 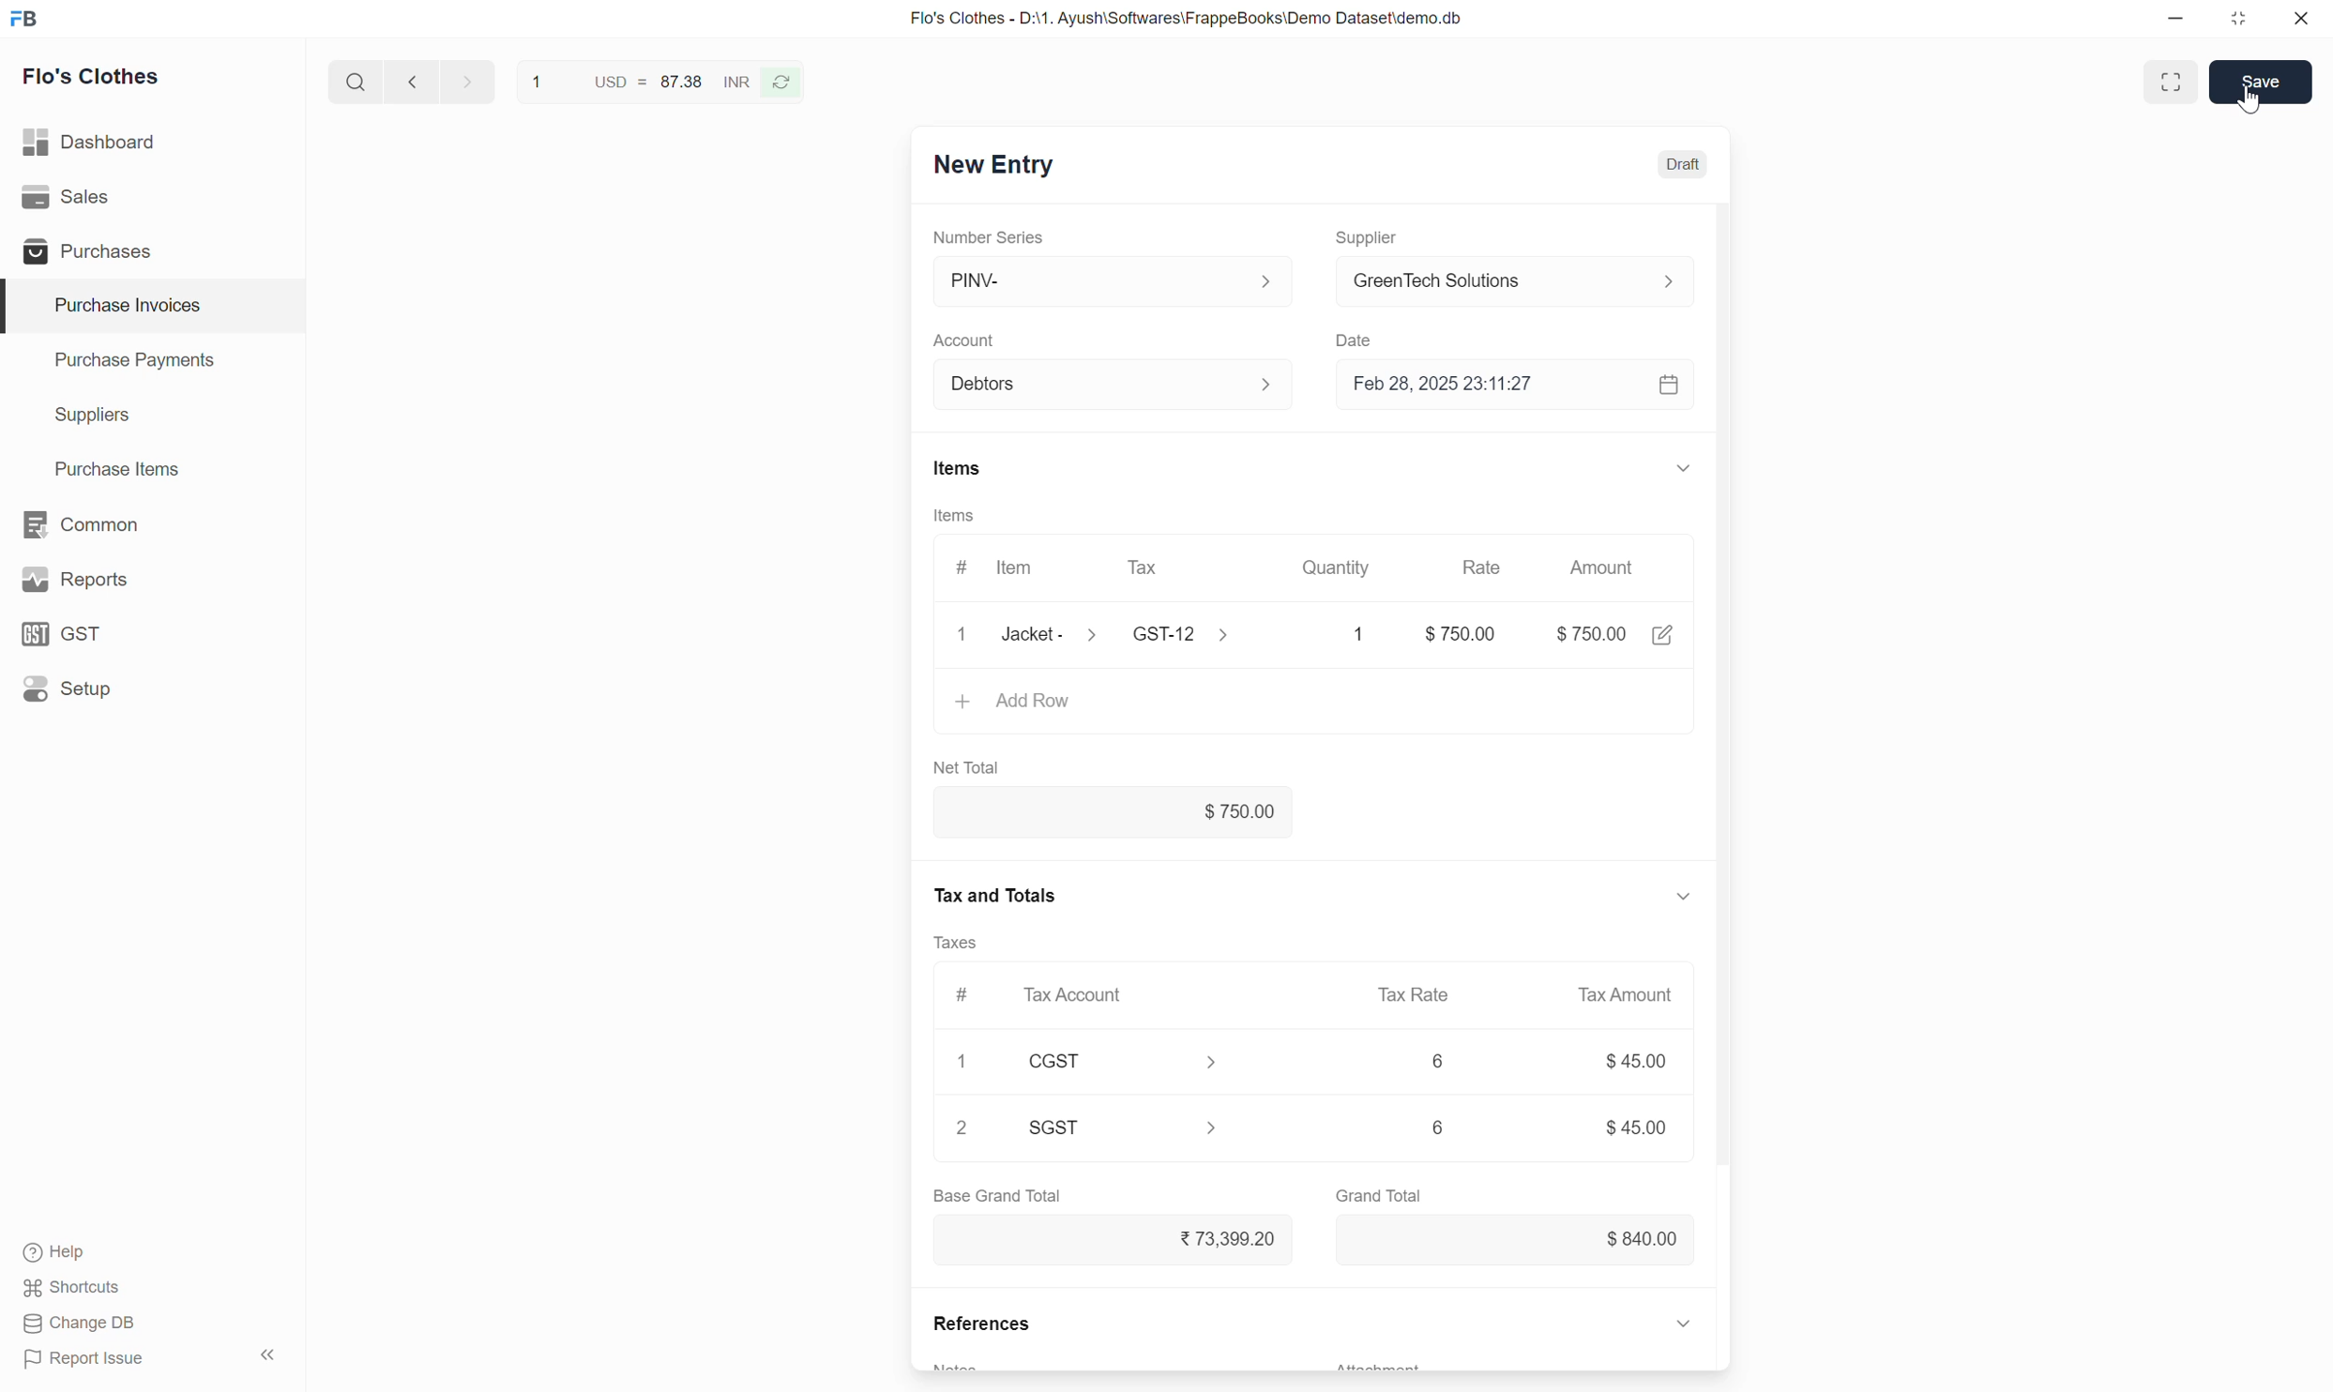 What do you see at coordinates (151, 250) in the screenshot?
I see `Purchases` at bounding box center [151, 250].